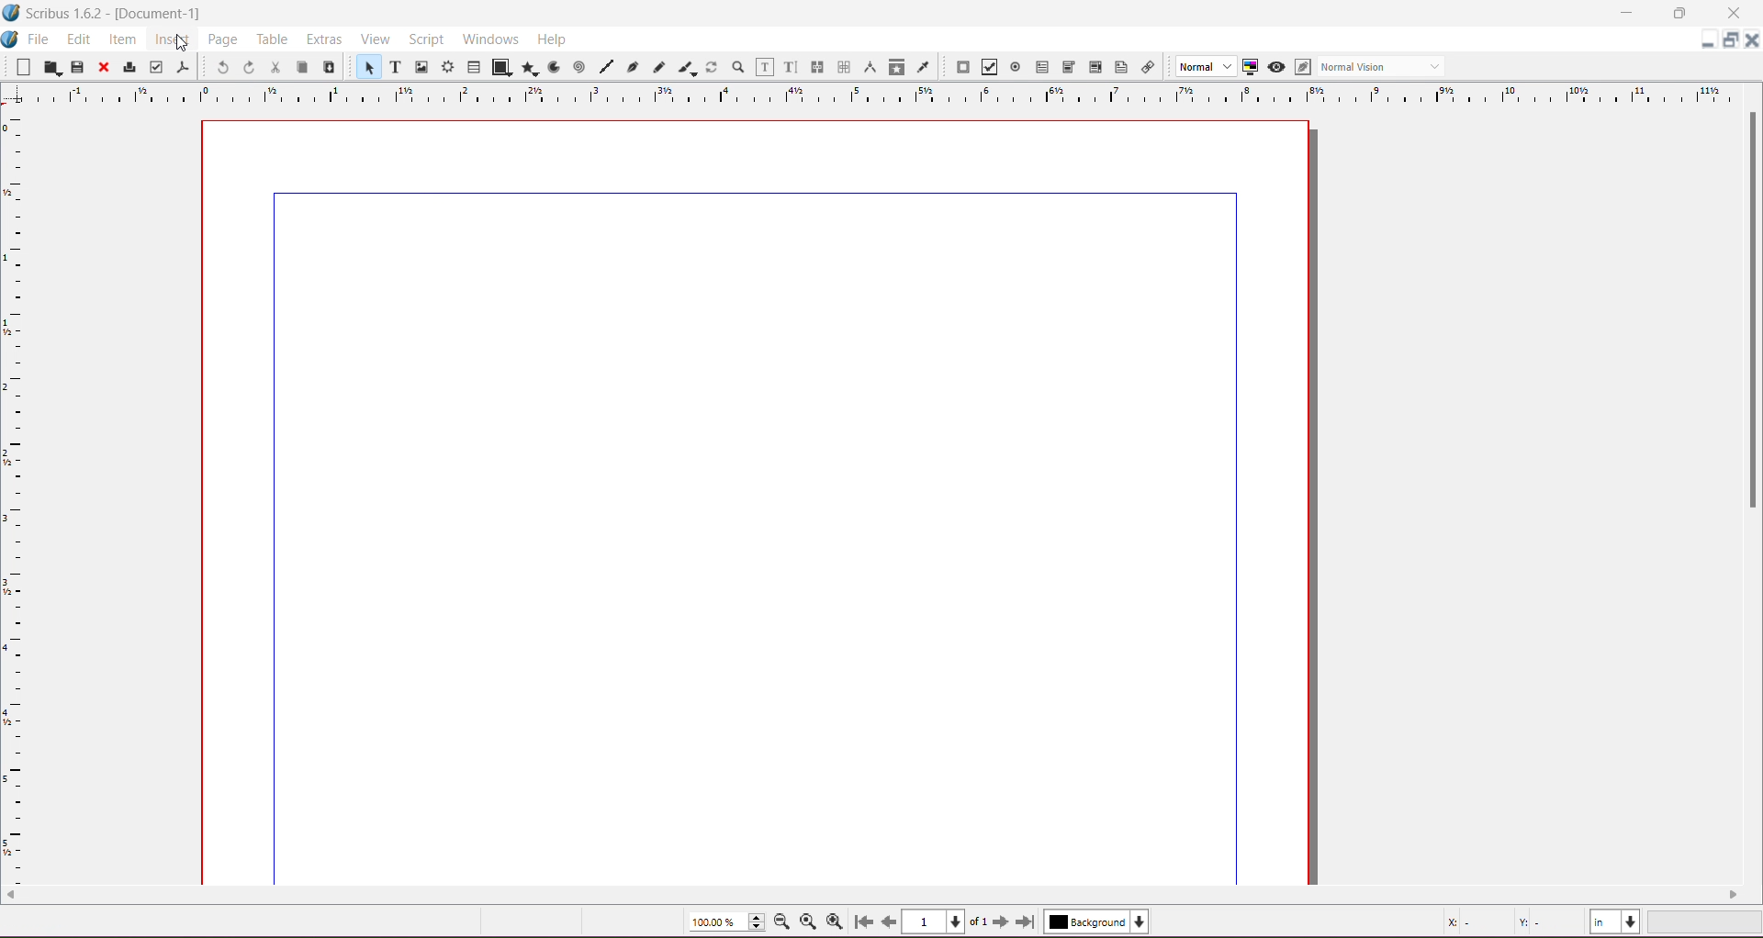 This screenshot has height=938, width=1763. Describe the element at coordinates (222, 67) in the screenshot. I see `Undo` at that location.